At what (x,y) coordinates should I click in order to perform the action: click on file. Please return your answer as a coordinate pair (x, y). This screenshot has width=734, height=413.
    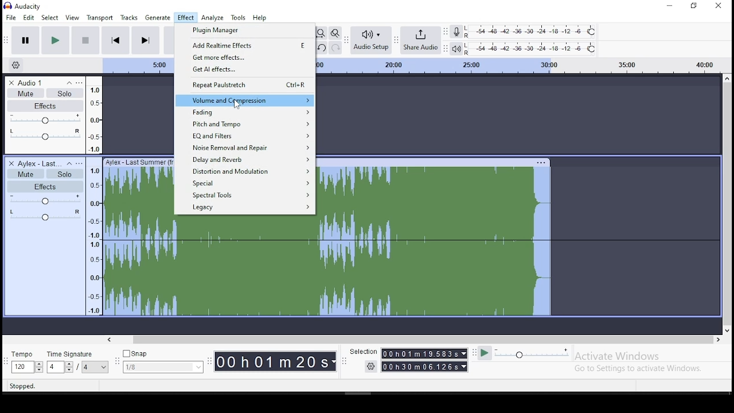
    Looking at the image, I should click on (9, 17).